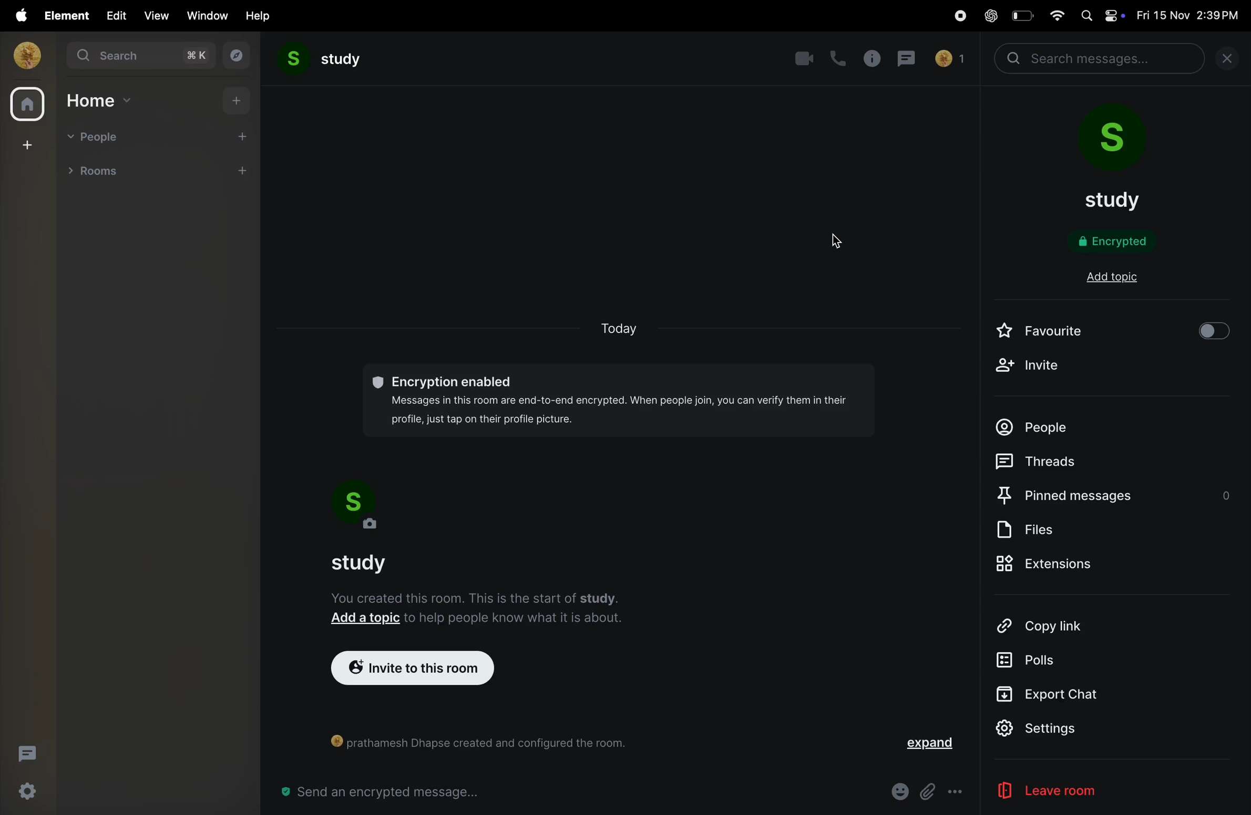 Image resolution: width=1251 pixels, height=815 pixels. Describe the element at coordinates (114, 15) in the screenshot. I see `edit` at that location.